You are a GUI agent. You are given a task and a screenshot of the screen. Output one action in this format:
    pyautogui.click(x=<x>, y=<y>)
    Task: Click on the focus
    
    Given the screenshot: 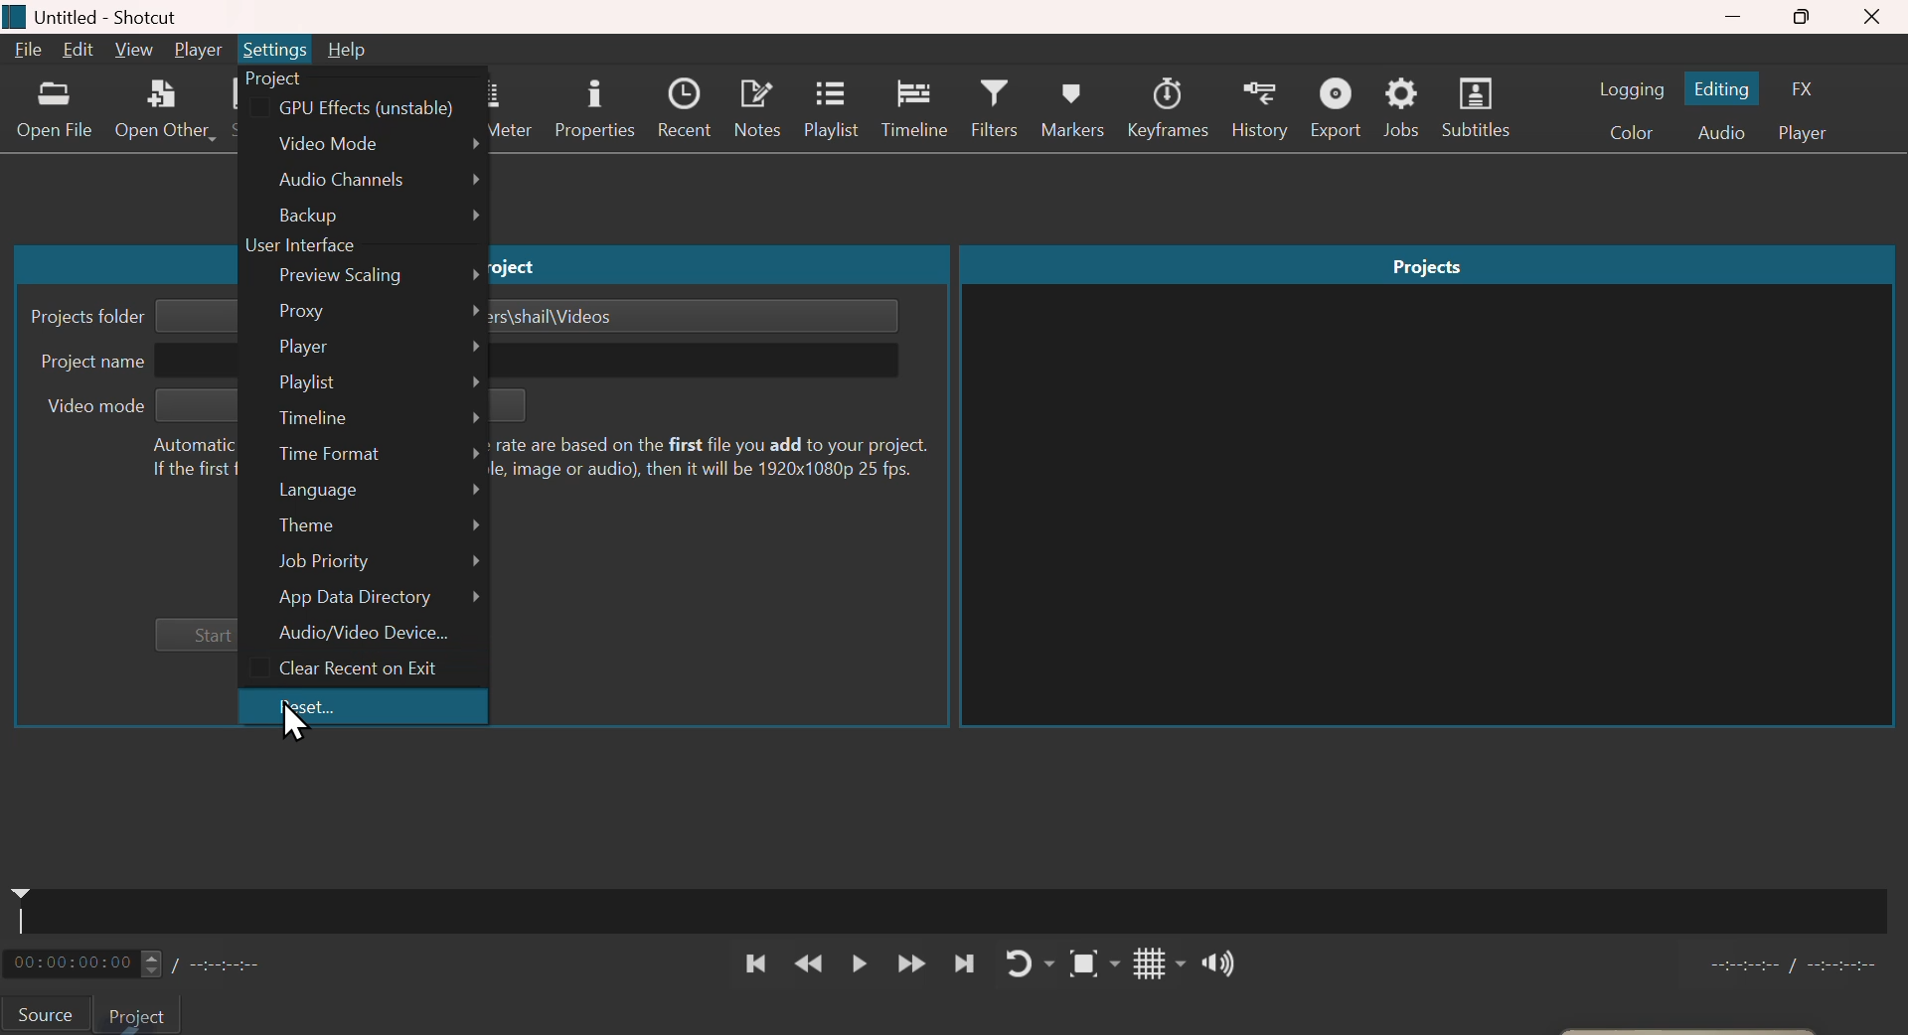 What is the action you would take?
    pyautogui.click(x=1083, y=963)
    